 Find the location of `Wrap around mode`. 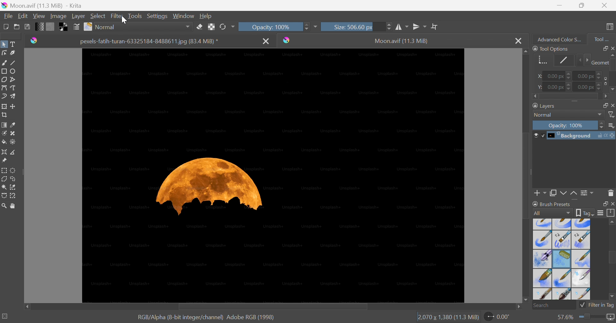

Wrap around mode is located at coordinates (434, 26).